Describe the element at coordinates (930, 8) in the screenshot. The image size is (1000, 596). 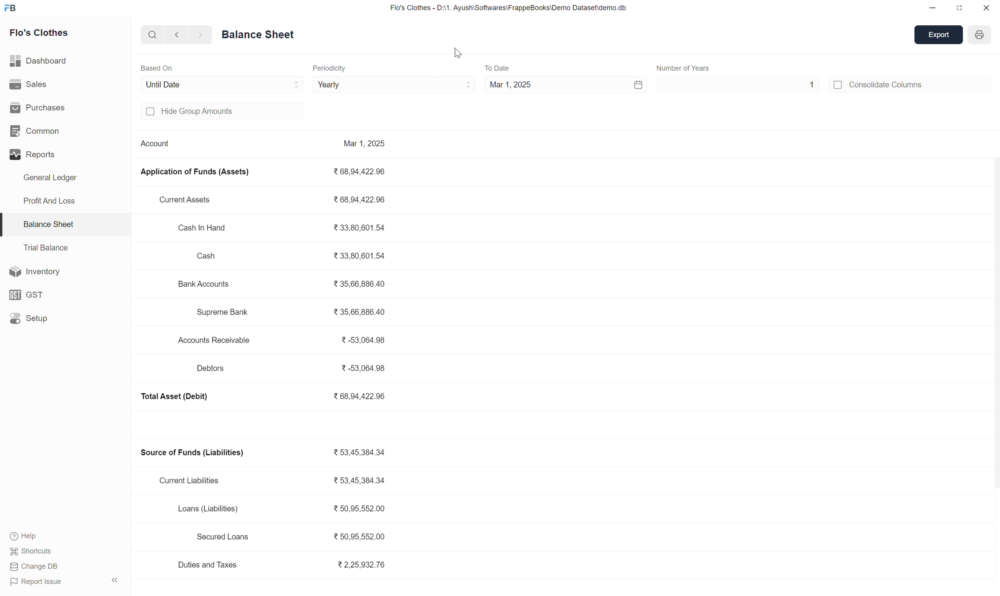
I see `minimize` at that location.